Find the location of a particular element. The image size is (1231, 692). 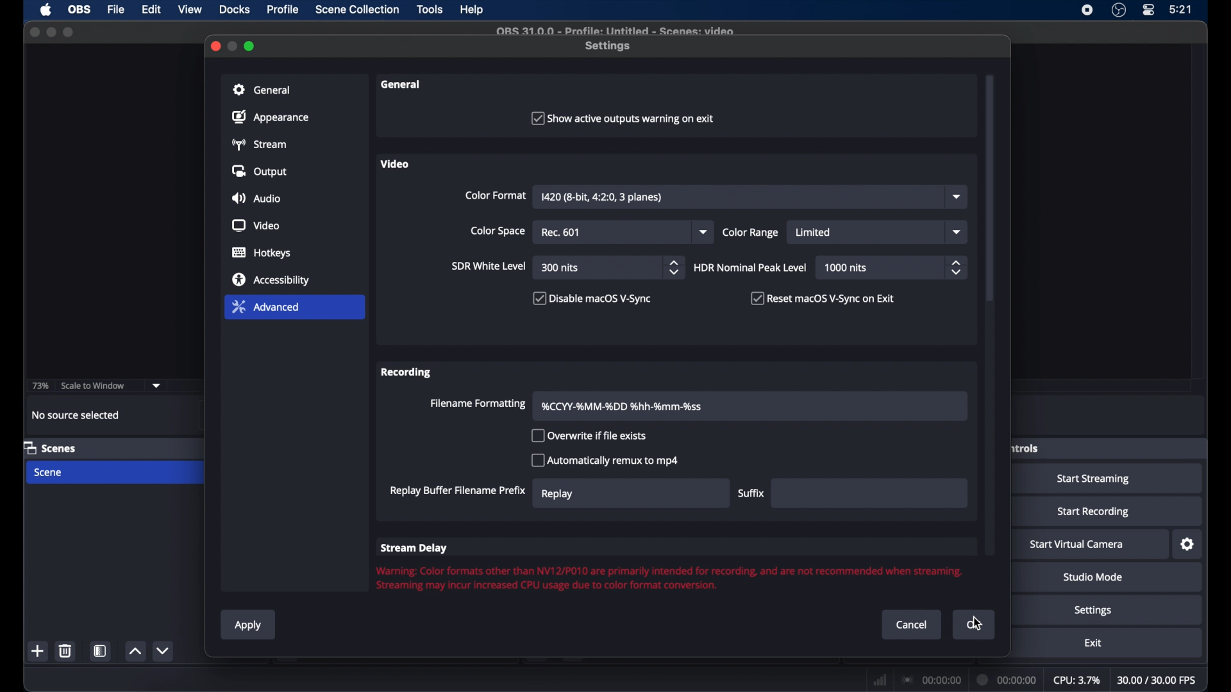

stepper buttons is located at coordinates (955, 268).